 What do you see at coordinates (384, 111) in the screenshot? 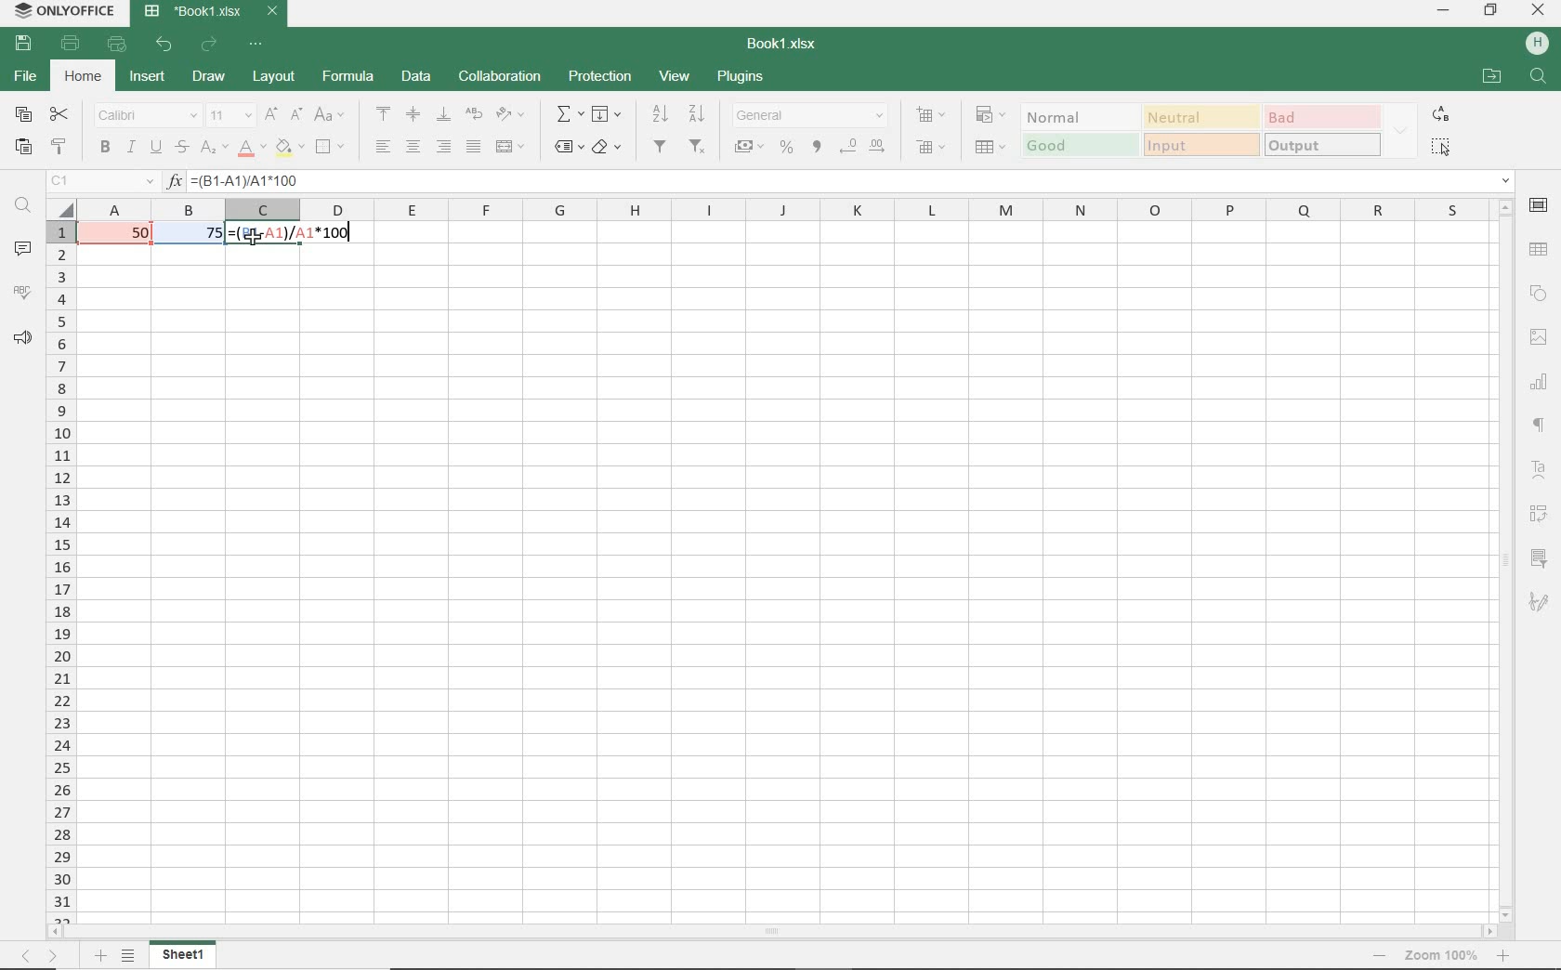
I see `align top` at bounding box center [384, 111].